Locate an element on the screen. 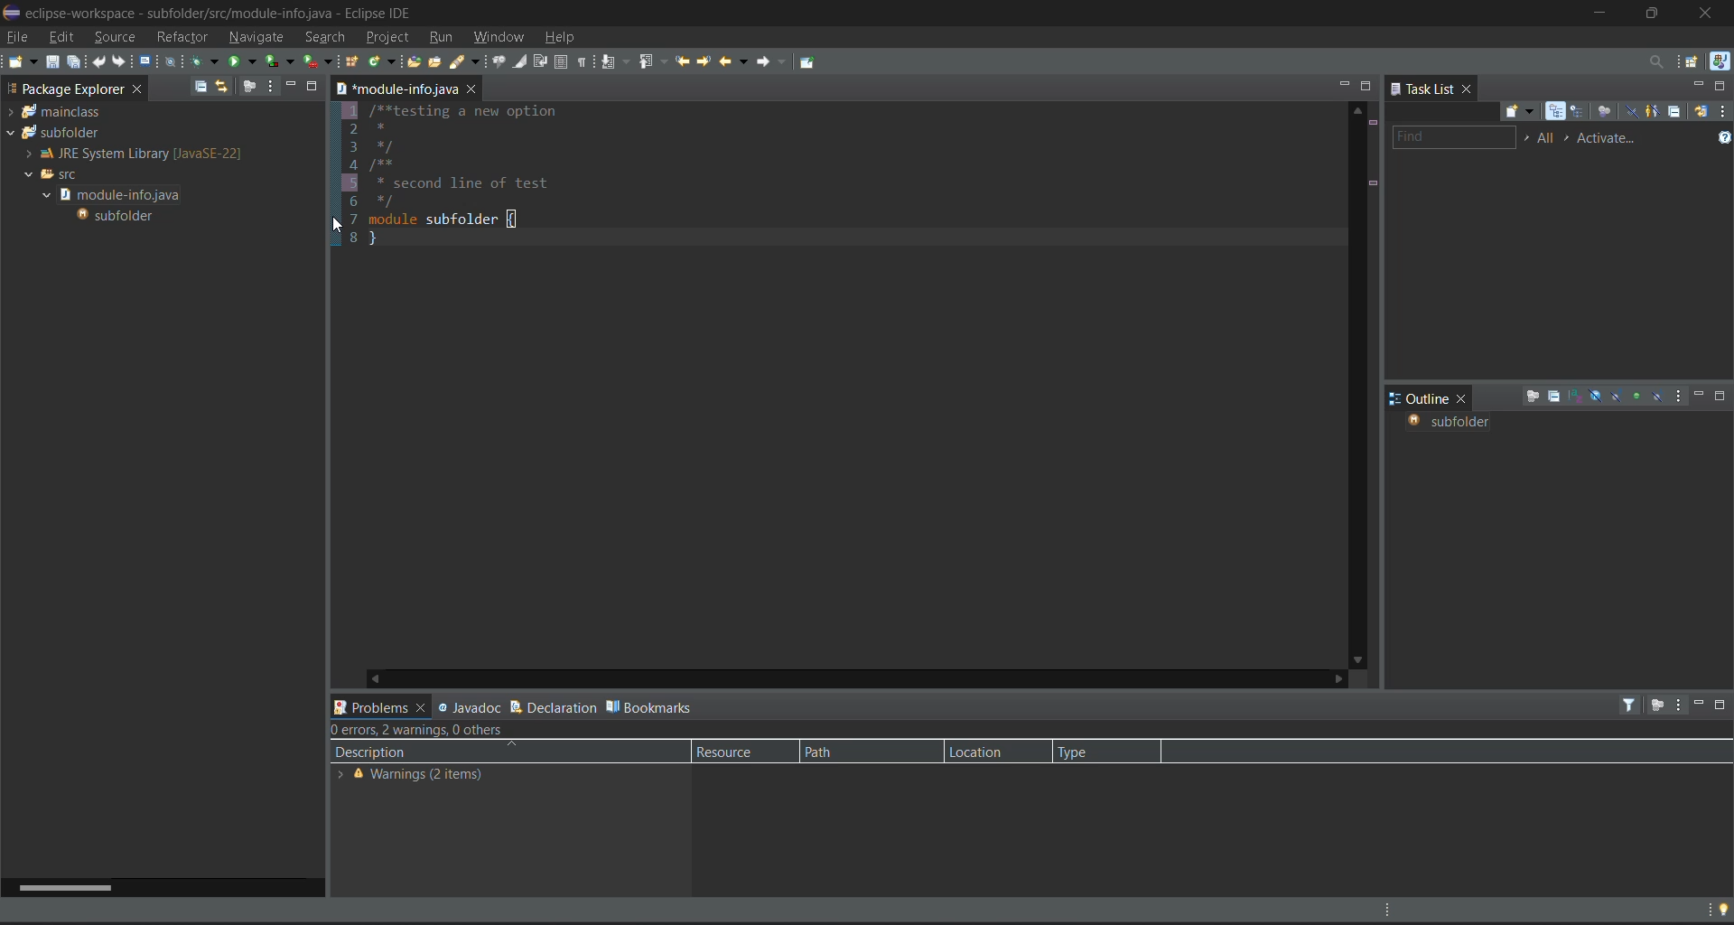 The image size is (1734, 925). view menu is located at coordinates (1678, 705).